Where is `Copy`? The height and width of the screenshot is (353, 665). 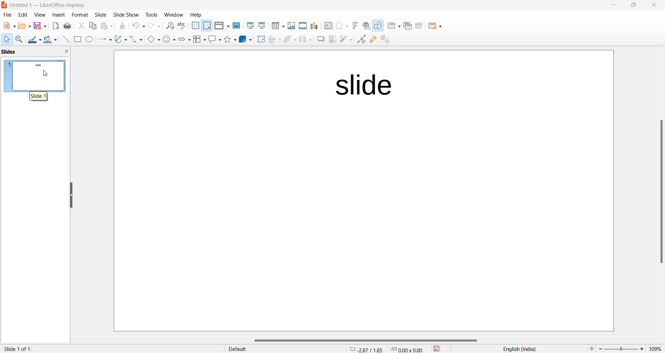 Copy is located at coordinates (92, 26).